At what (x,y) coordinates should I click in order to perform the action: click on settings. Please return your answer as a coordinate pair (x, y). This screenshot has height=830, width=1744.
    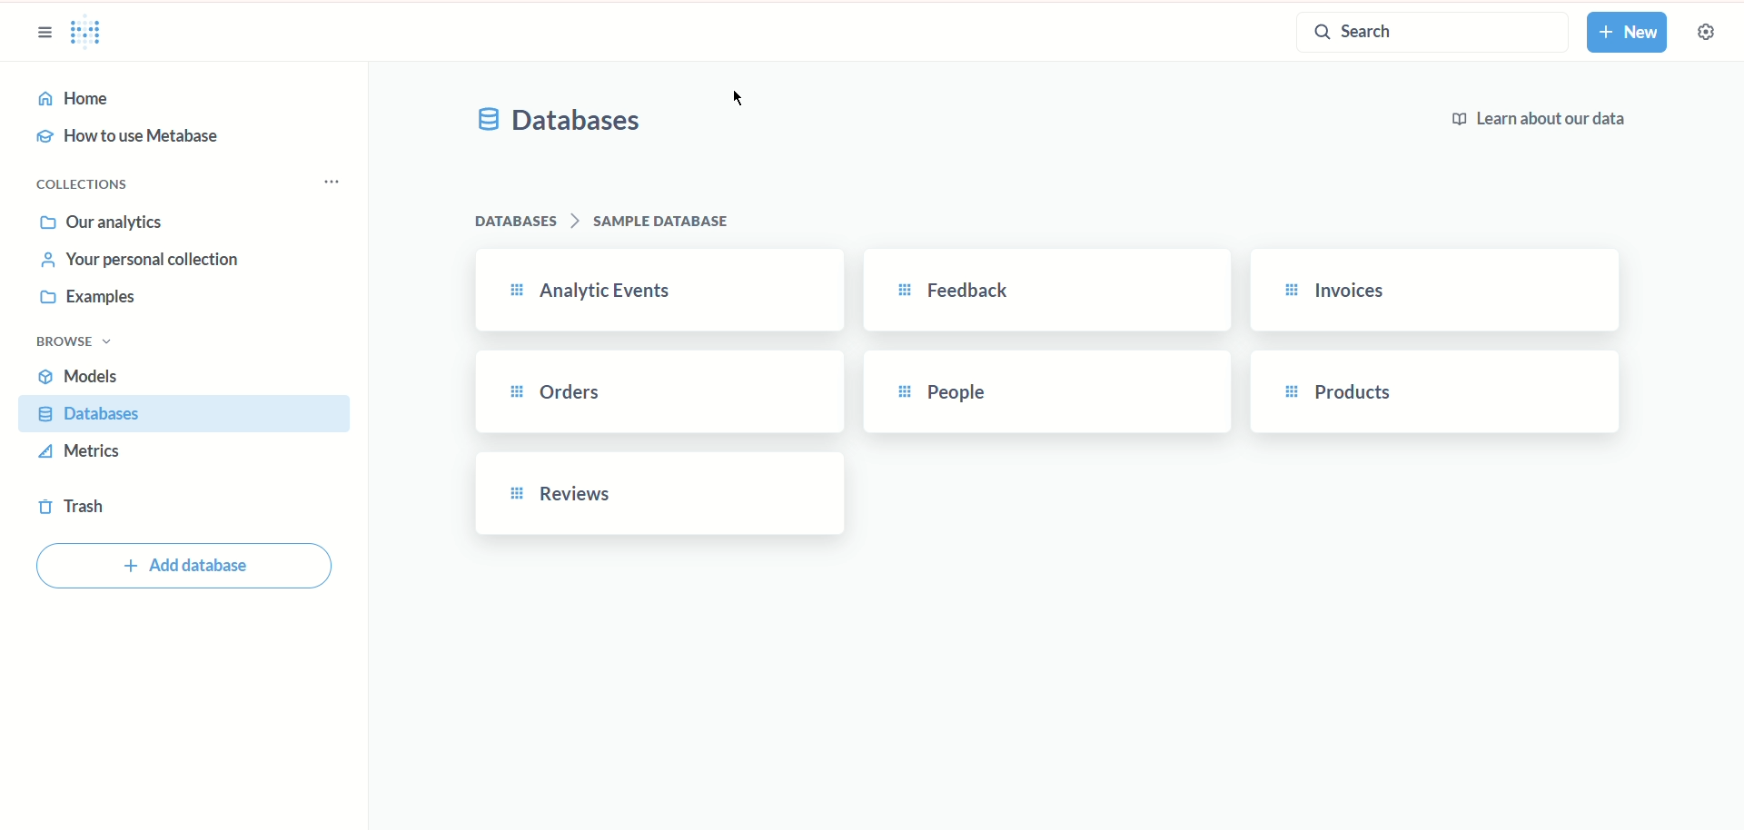
    Looking at the image, I should click on (1709, 33).